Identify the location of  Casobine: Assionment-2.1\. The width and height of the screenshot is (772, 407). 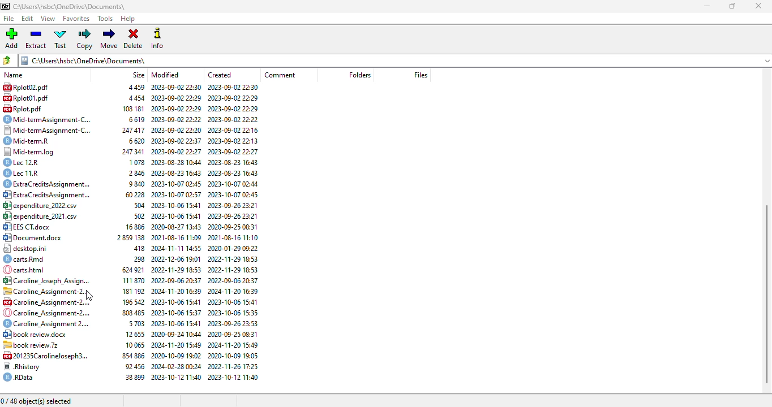
(43, 292).